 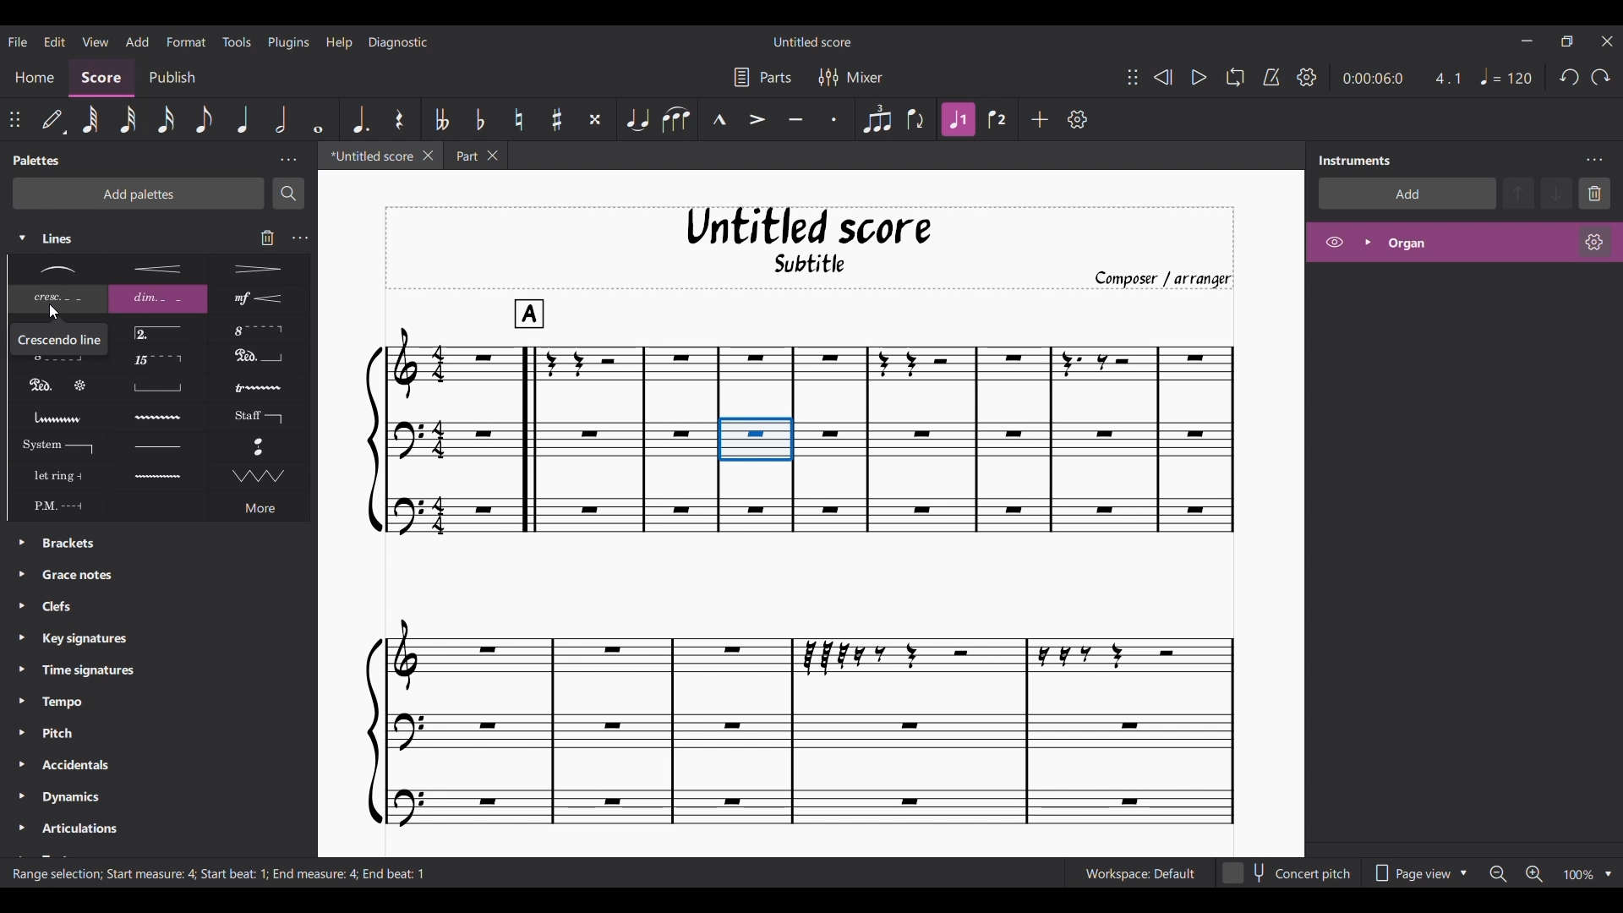 What do you see at coordinates (479, 119) in the screenshot?
I see `Toggle flat` at bounding box center [479, 119].